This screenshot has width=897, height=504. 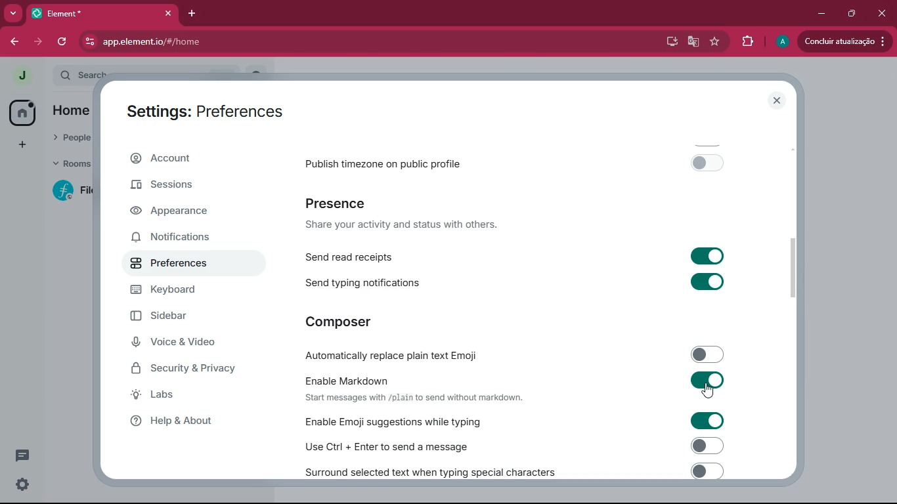 I want to click on account, so click(x=182, y=161).